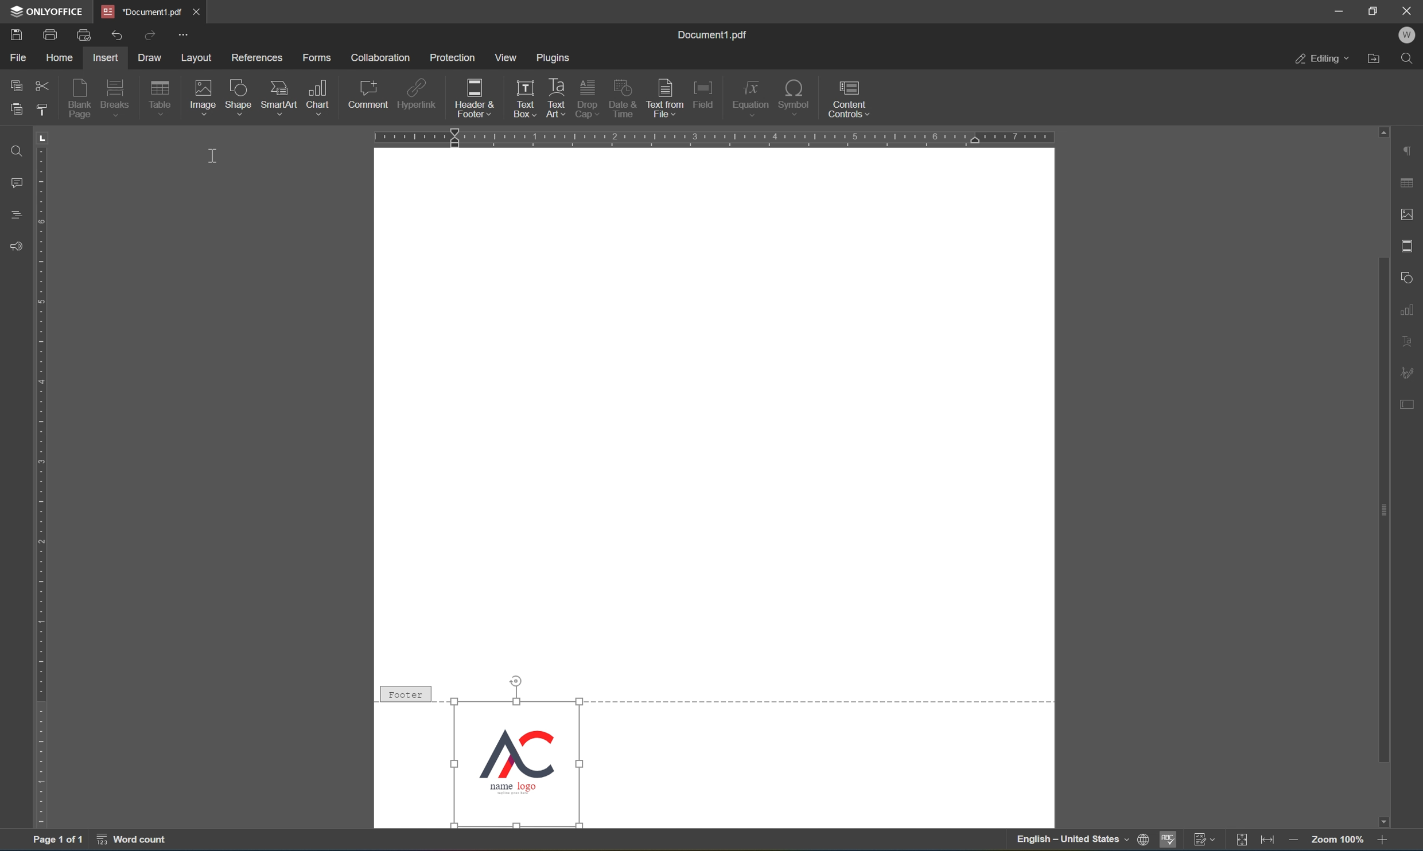  I want to click on profile, so click(1410, 36).